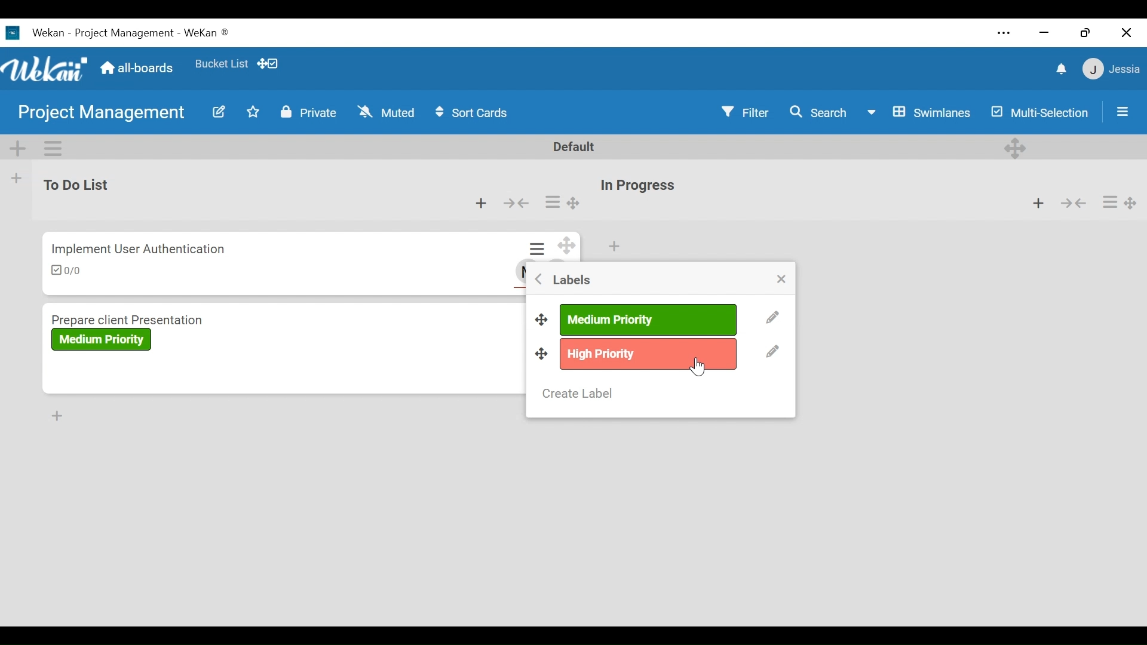 The width and height of the screenshot is (1147, 645). Describe the element at coordinates (270, 64) in the screenshot. I see `Show desktop drag handles` at that location.